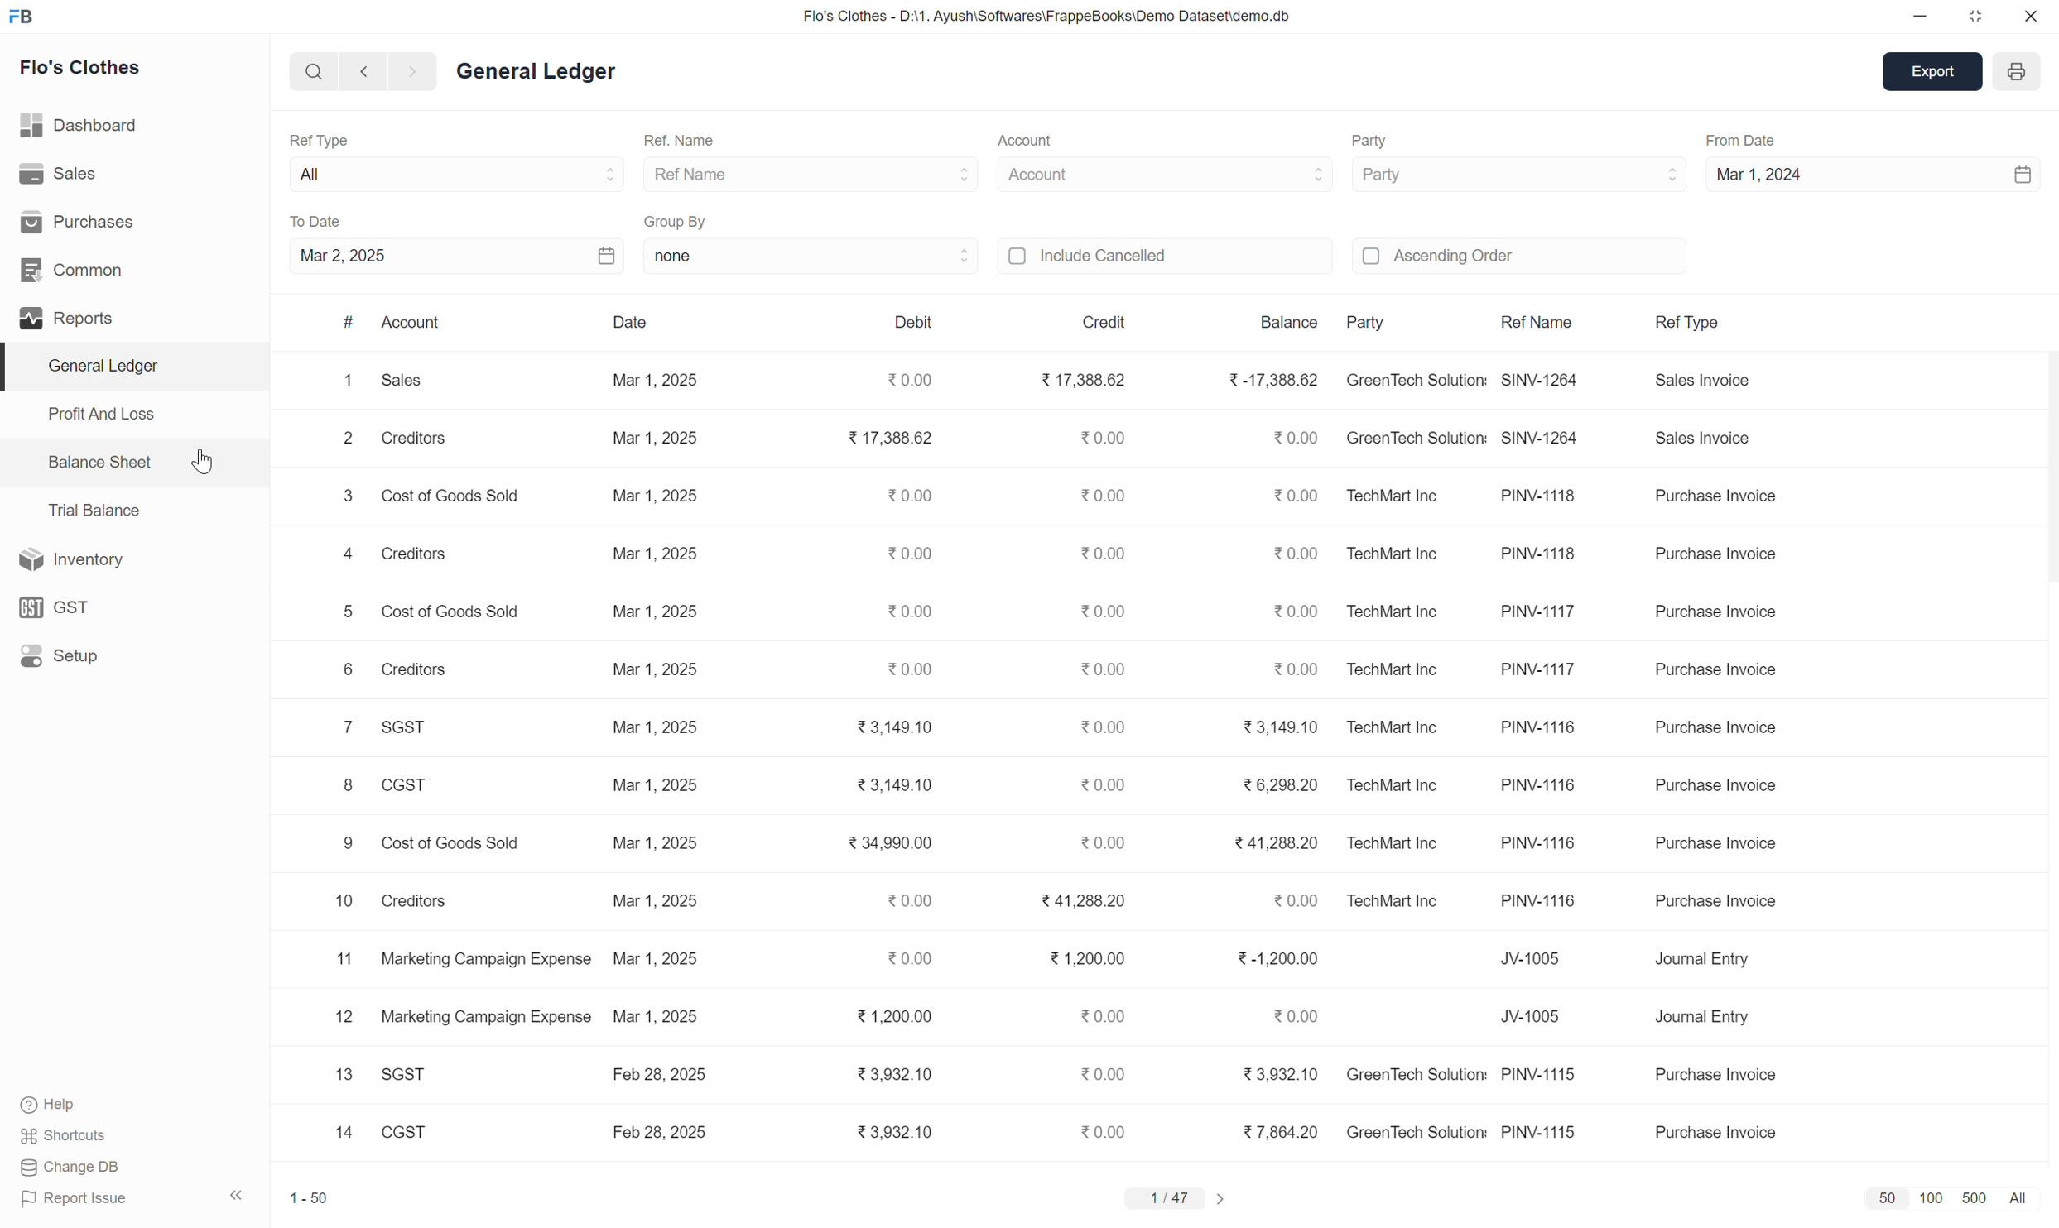  Describe the element at coordinates (1717, 782) in the screenshot. I see `purchase invoice` at that location.